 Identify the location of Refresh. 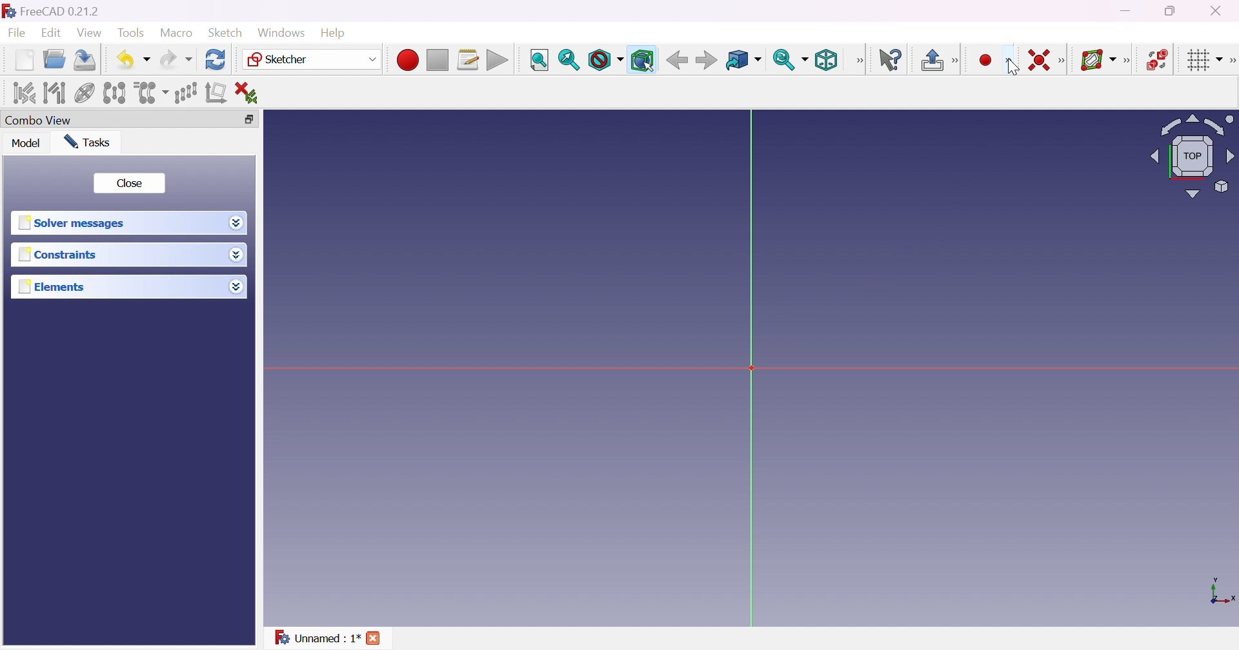
(216, 60).